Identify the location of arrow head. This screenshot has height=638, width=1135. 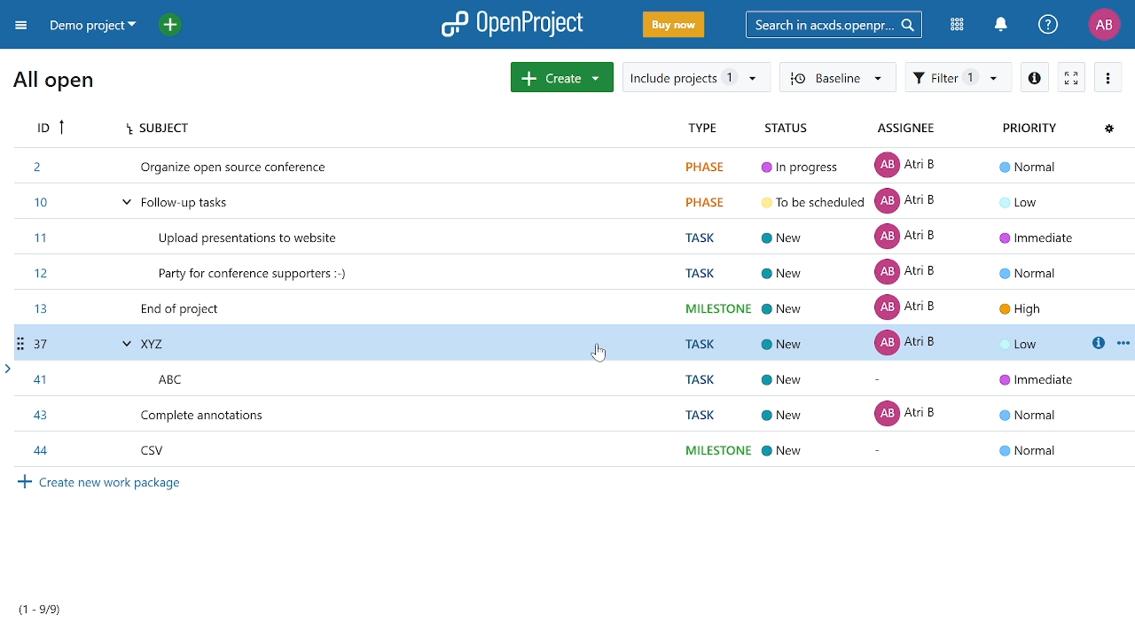
(11, 366).